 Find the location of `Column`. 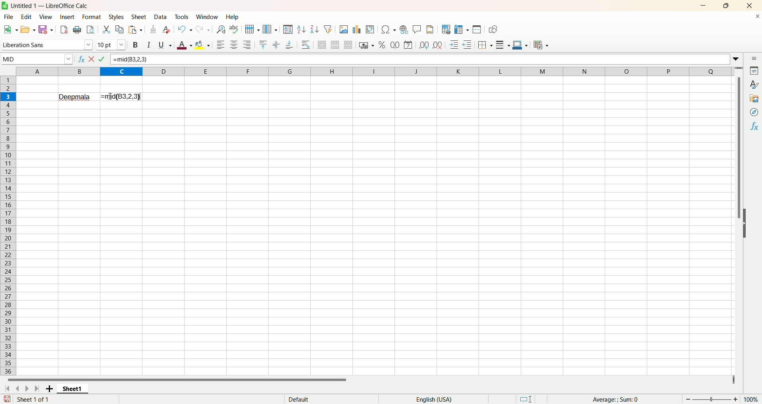

Column is located at coordinates (270, 29).